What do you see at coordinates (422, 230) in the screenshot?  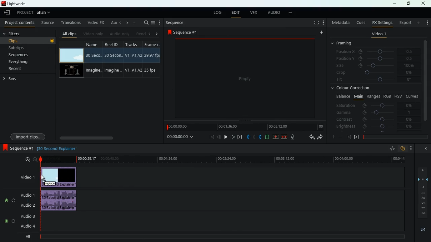 I see `lr` at bounding box center [422, 230].